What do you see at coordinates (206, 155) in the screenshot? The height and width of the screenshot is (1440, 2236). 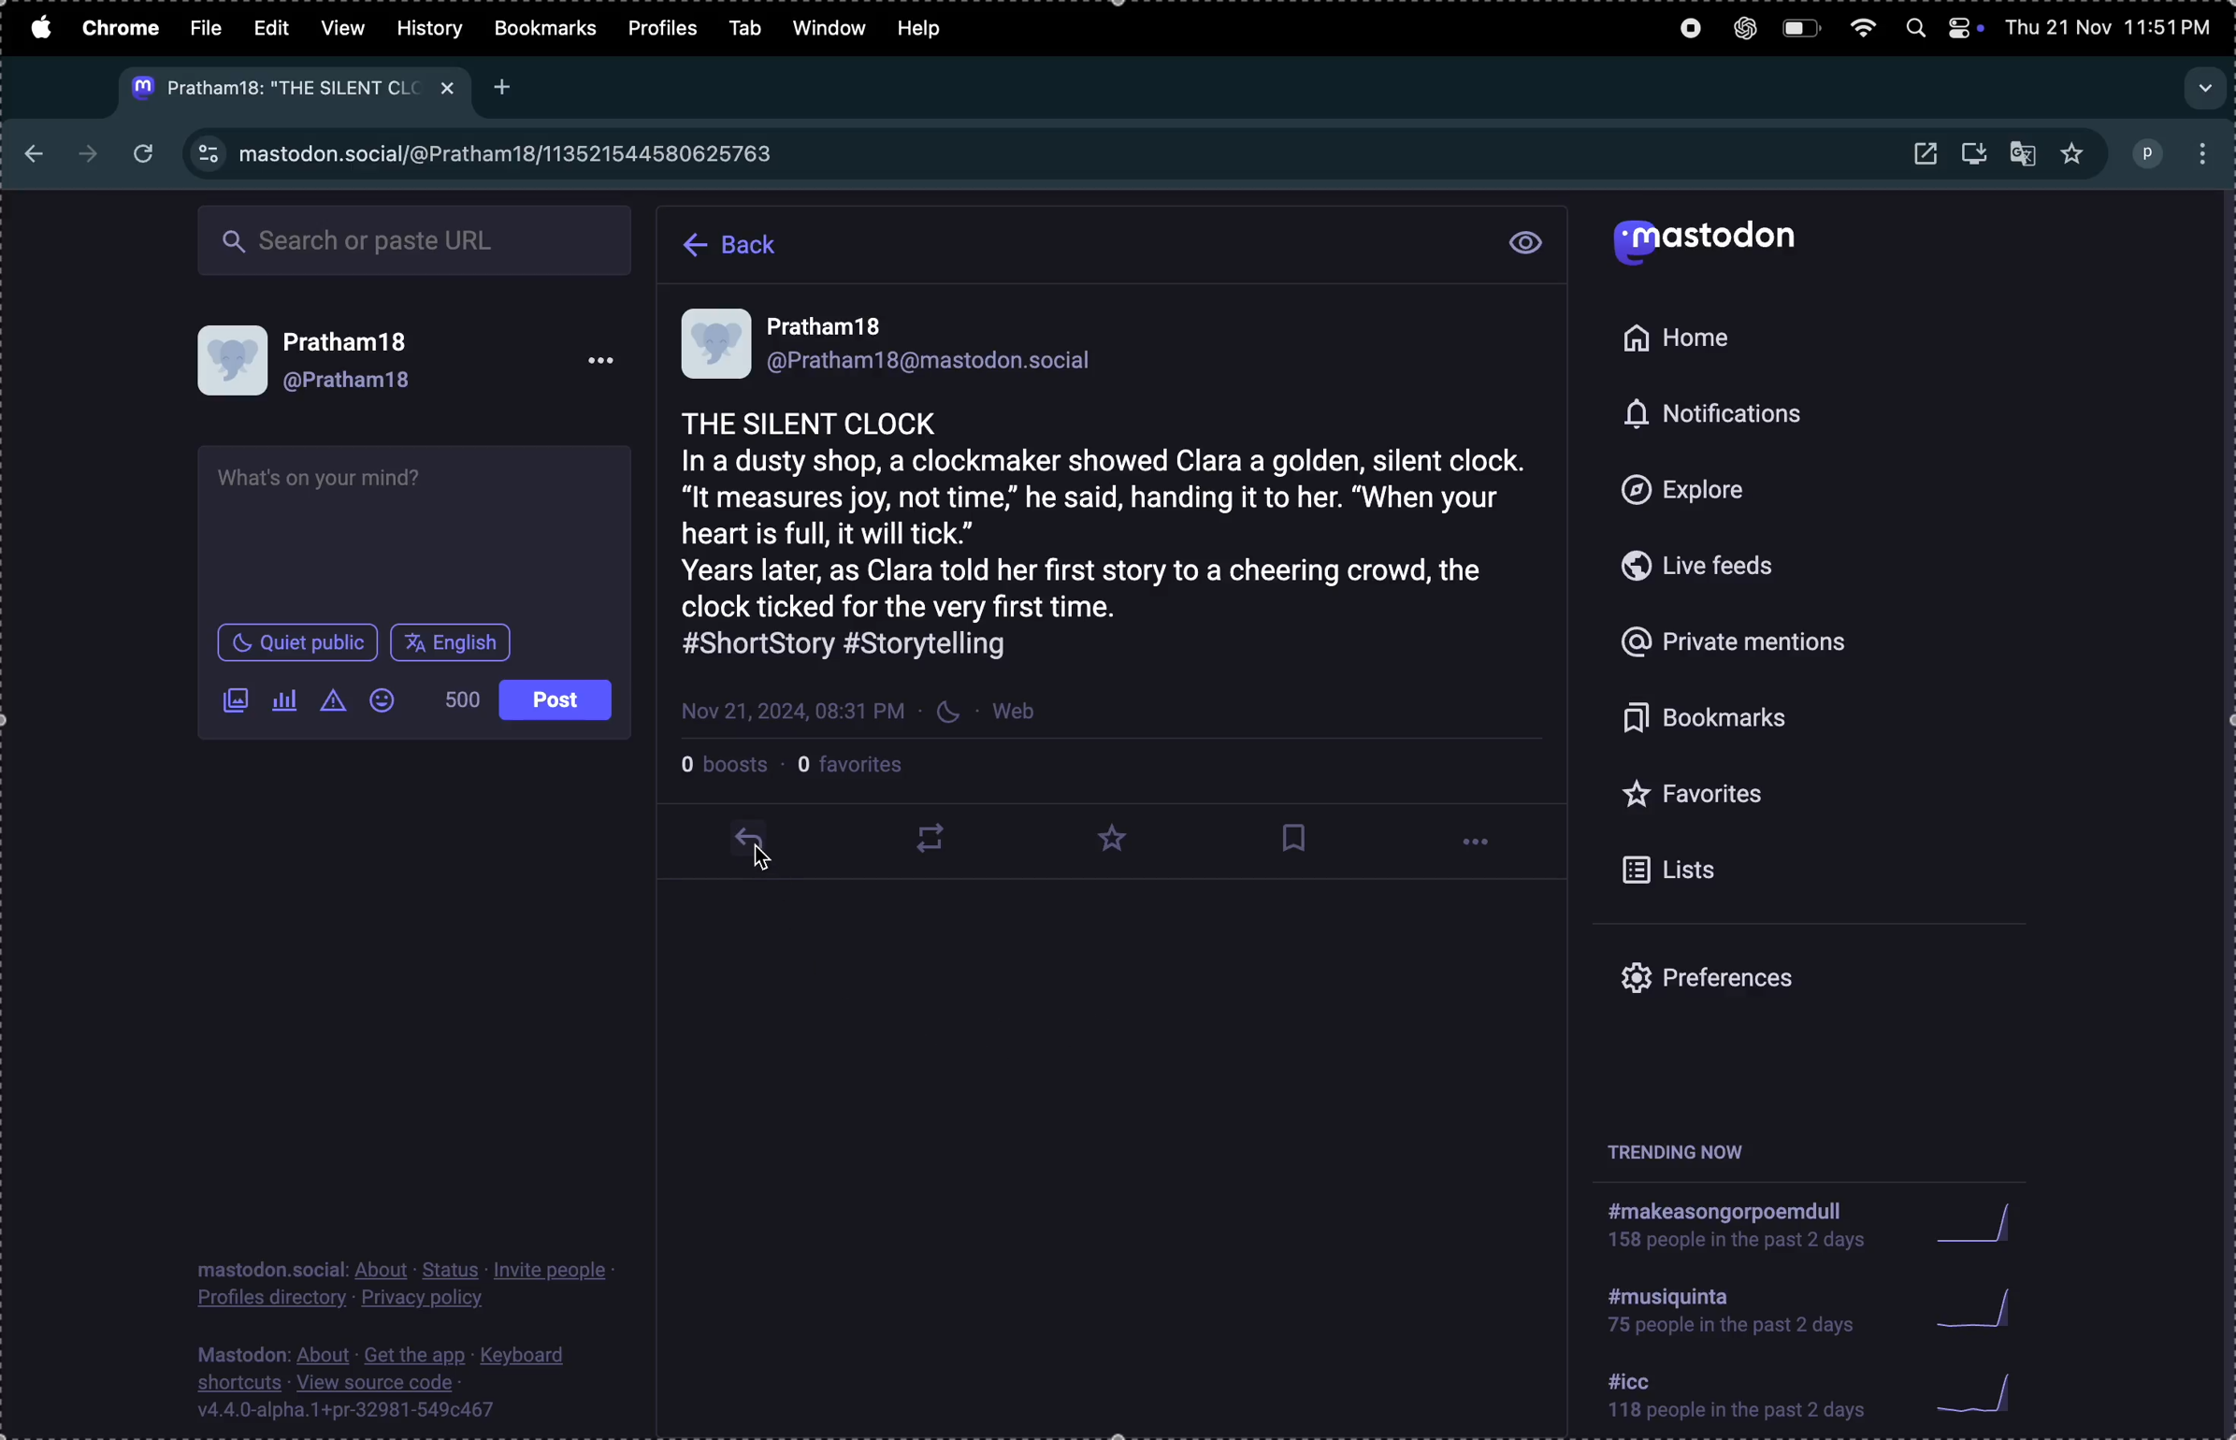 I see `view site information` at bounding box center [206, 155].